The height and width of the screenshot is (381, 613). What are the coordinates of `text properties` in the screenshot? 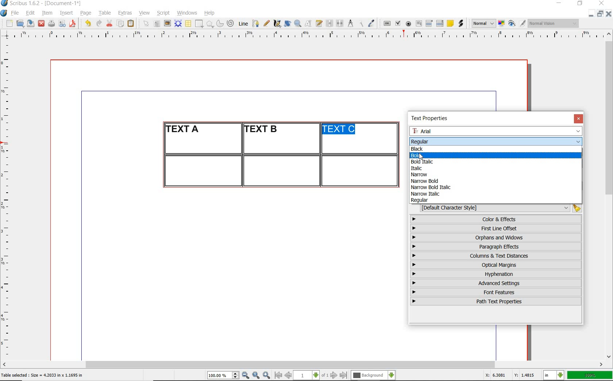 It's located at (432, 118).